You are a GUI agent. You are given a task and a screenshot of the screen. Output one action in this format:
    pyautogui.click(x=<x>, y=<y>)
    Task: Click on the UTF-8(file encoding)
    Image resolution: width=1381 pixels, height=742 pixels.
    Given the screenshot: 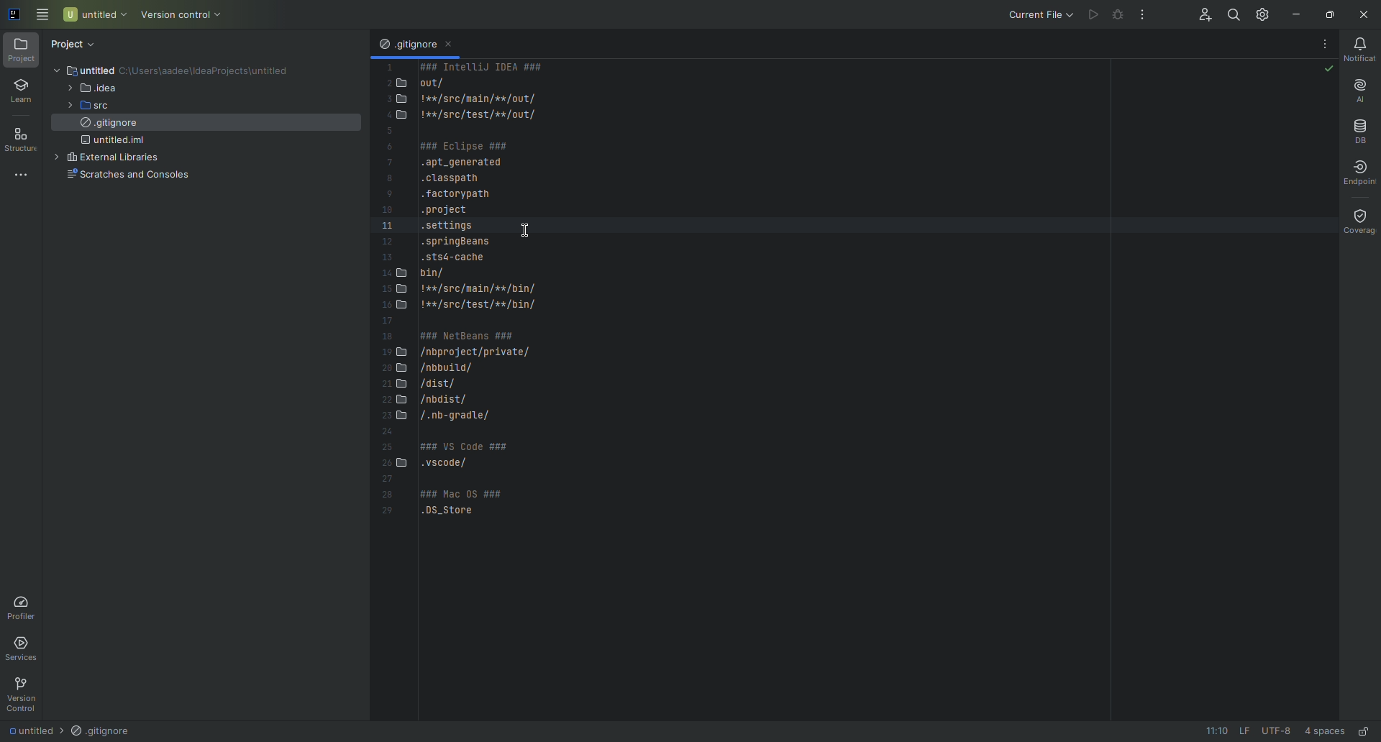 What is the action you would take?
    pyautogui.click(x=1276, y=731)
    